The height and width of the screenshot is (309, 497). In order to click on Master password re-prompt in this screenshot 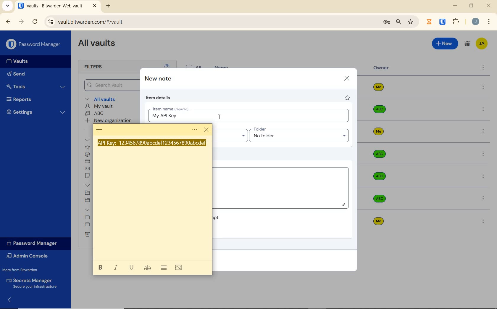, I will do `click(216, 217)`.